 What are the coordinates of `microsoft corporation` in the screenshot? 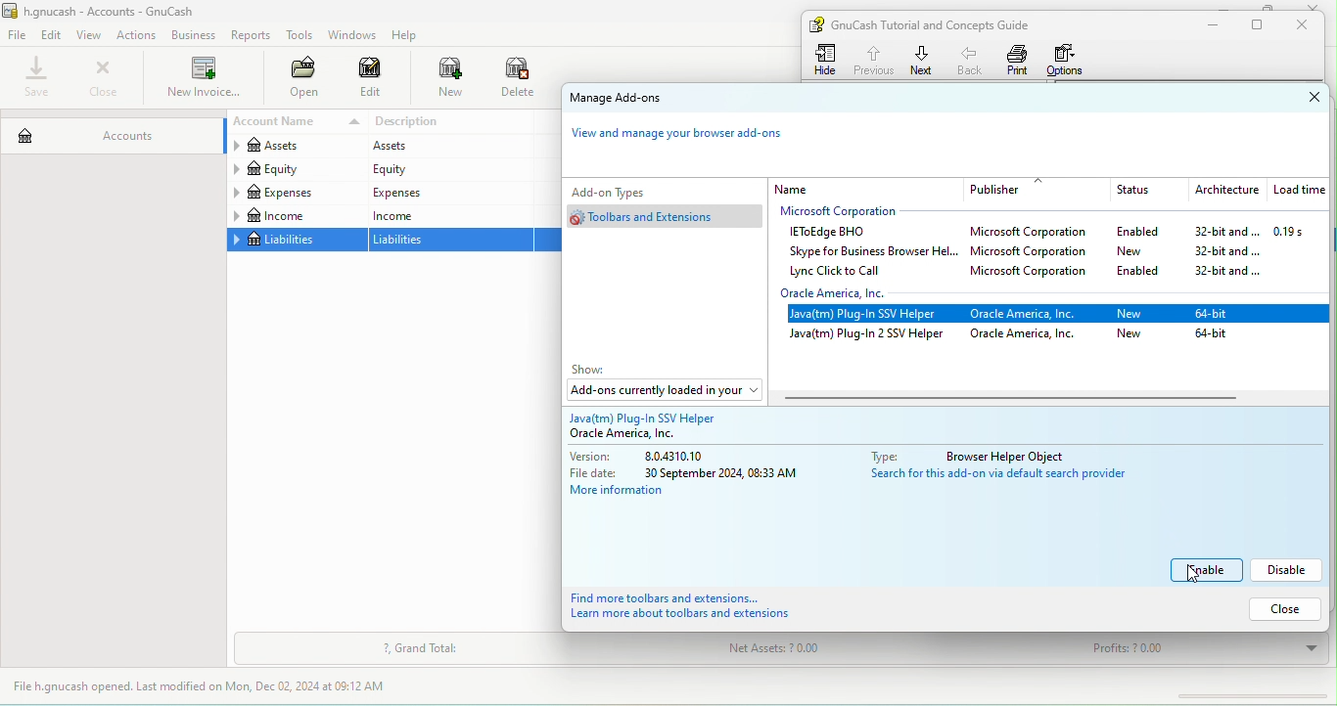 It's located at (851, 212).